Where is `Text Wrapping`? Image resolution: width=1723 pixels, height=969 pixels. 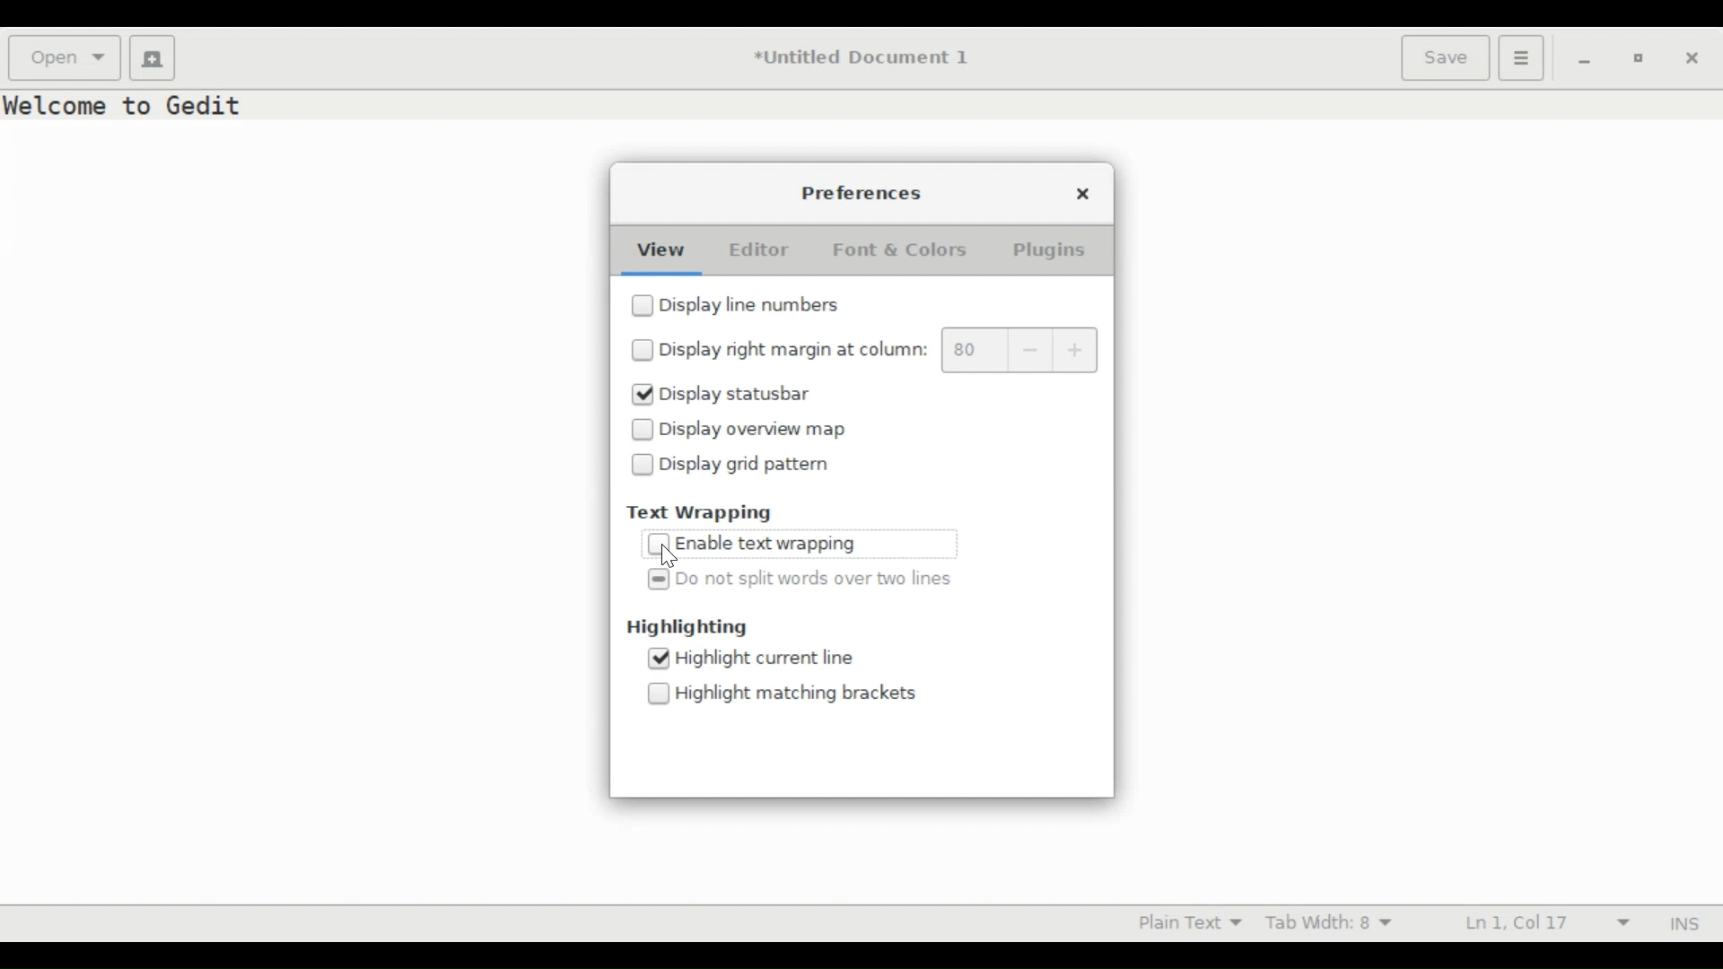
Text Wrapping is located at coordinates (708, 511).